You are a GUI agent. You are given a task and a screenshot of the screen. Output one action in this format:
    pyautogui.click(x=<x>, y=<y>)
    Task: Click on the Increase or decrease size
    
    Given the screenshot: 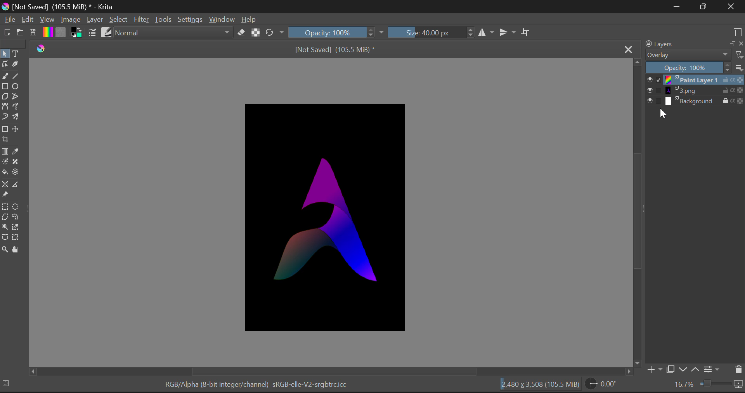 What is the action you would take?
    pyautogui.click(x=469, y=33)
    